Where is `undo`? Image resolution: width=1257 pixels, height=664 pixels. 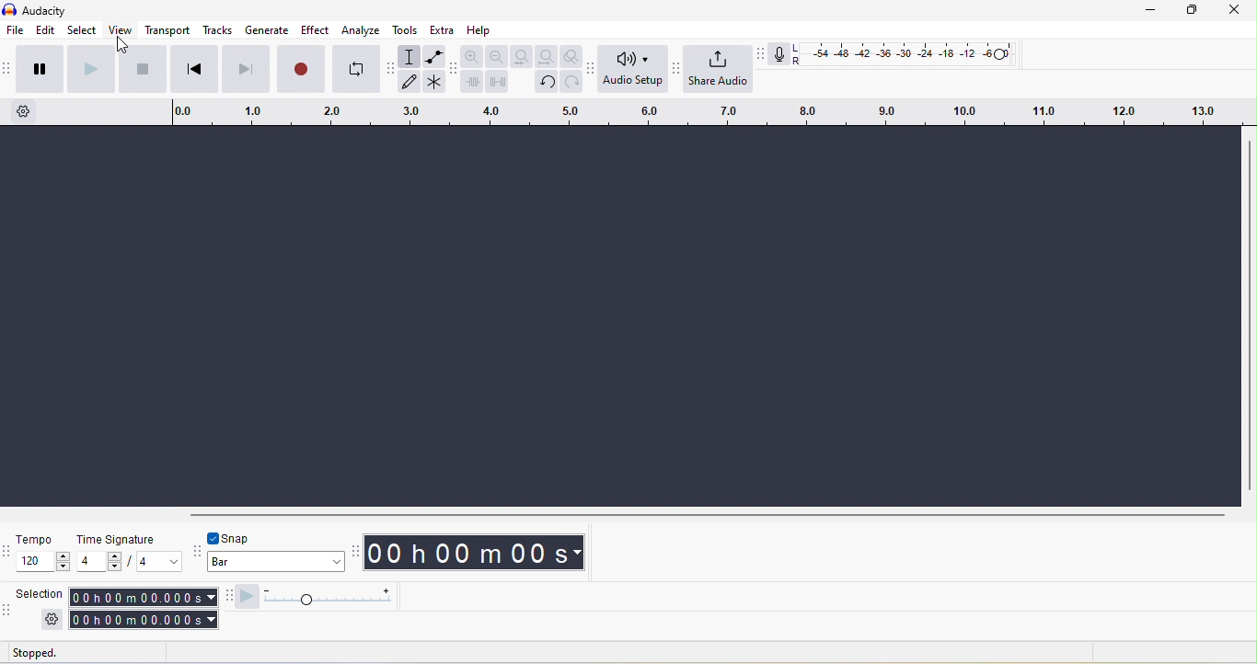 undo is located at coordinates (547, 83).